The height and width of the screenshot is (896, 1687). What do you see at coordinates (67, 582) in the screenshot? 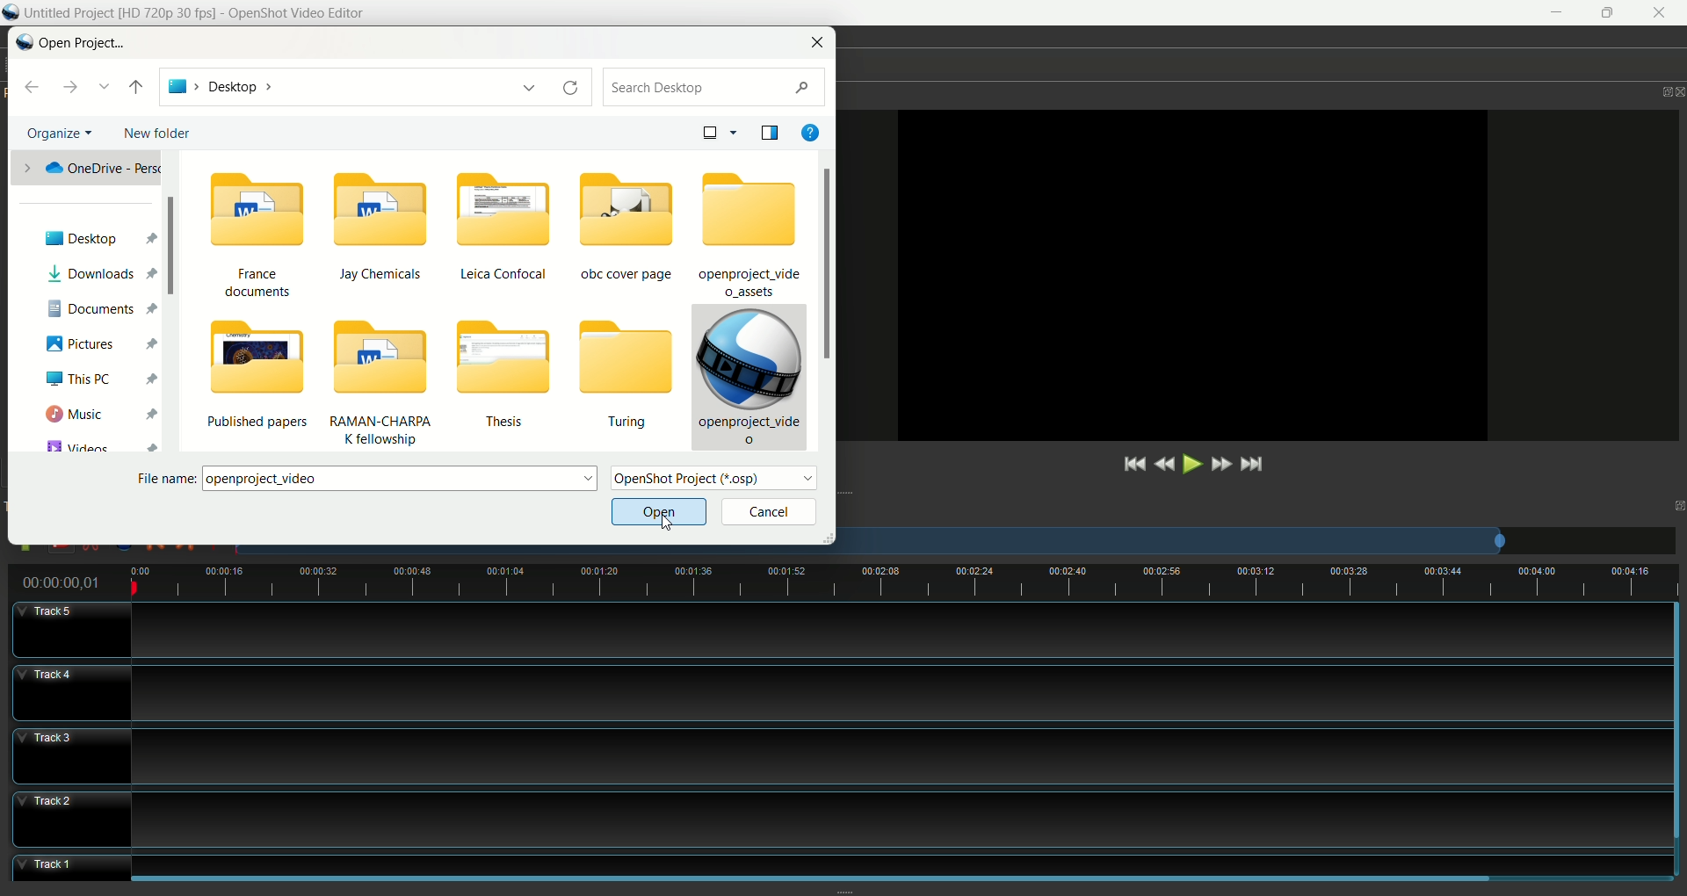
I see `time` at bounding box center [67, 582].